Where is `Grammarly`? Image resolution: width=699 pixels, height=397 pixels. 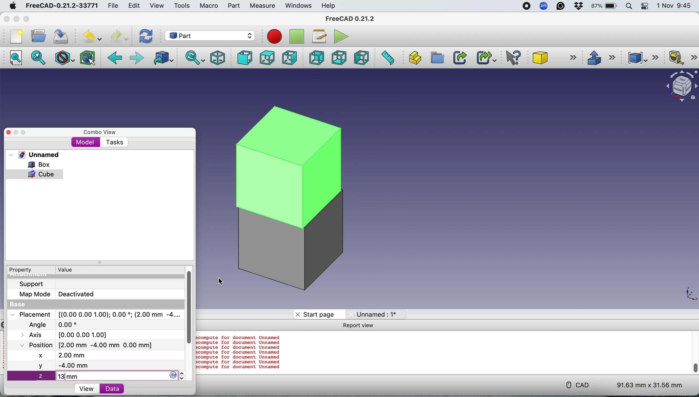 Grammarly is located at coordinates (561, 6).